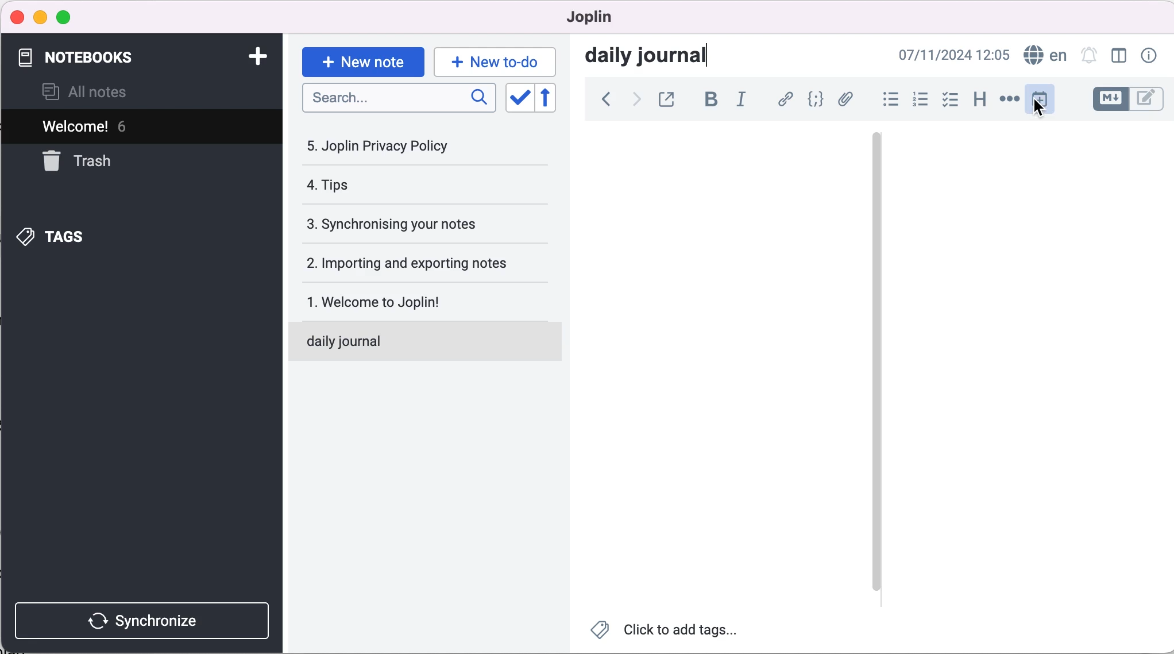 This screenshot has height=654, width=1174. Describe the element at coordinates (845, 99) in the screenshot. I see `attach file` at that location.